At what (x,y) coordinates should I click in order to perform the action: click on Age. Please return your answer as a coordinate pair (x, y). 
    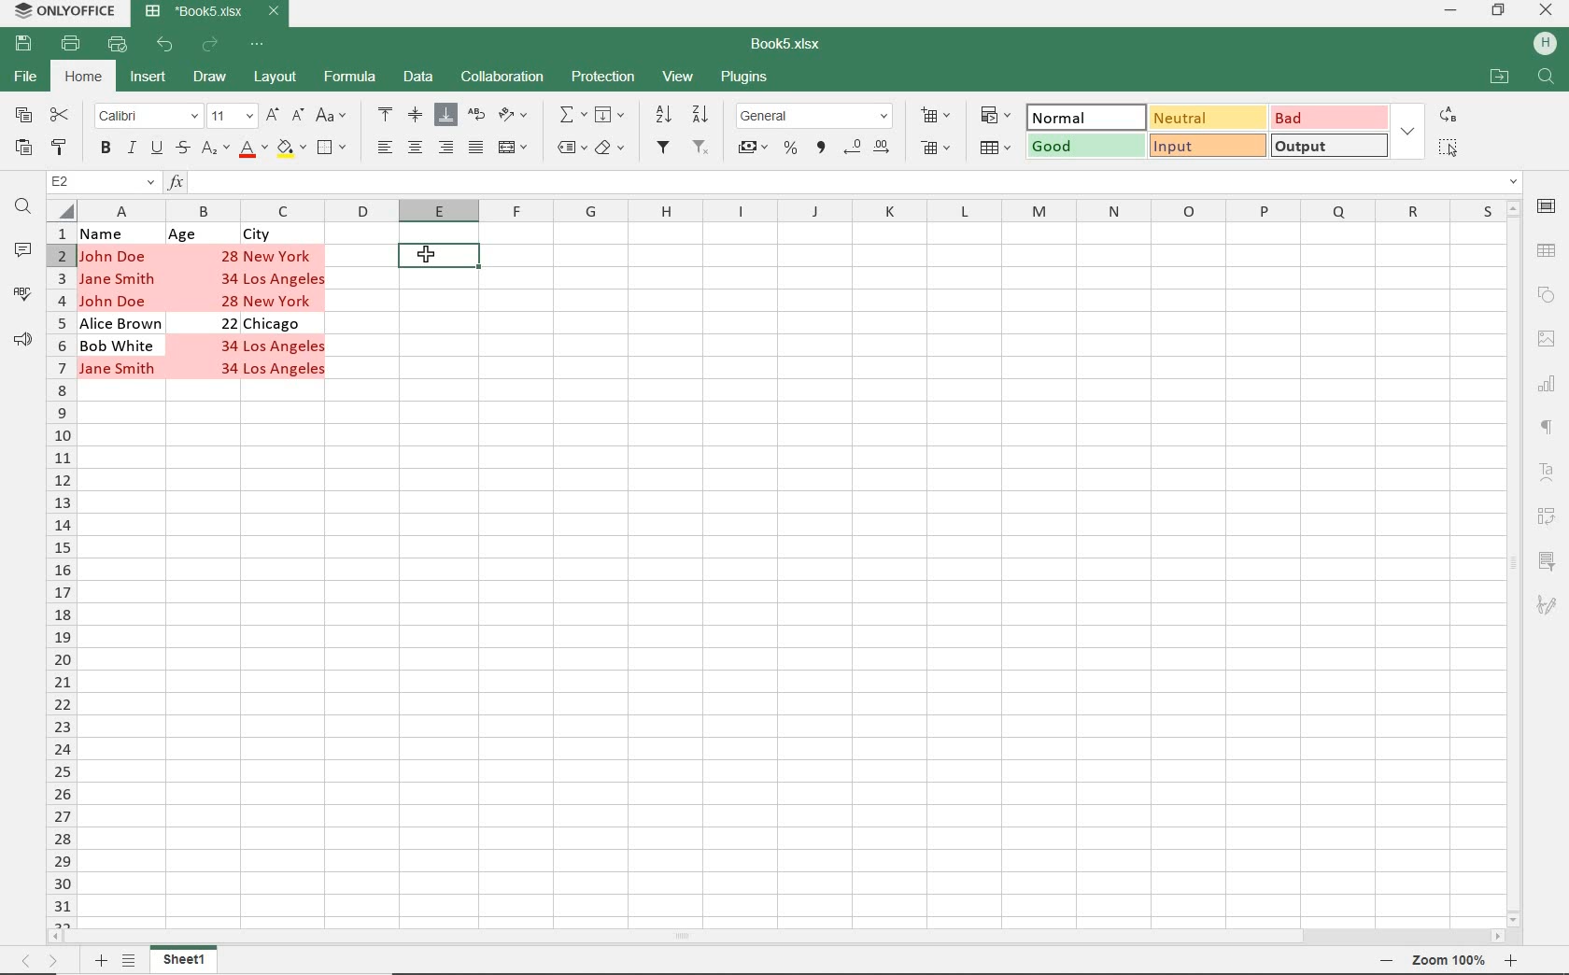
    Looking at the image, I should click on (184, 234).